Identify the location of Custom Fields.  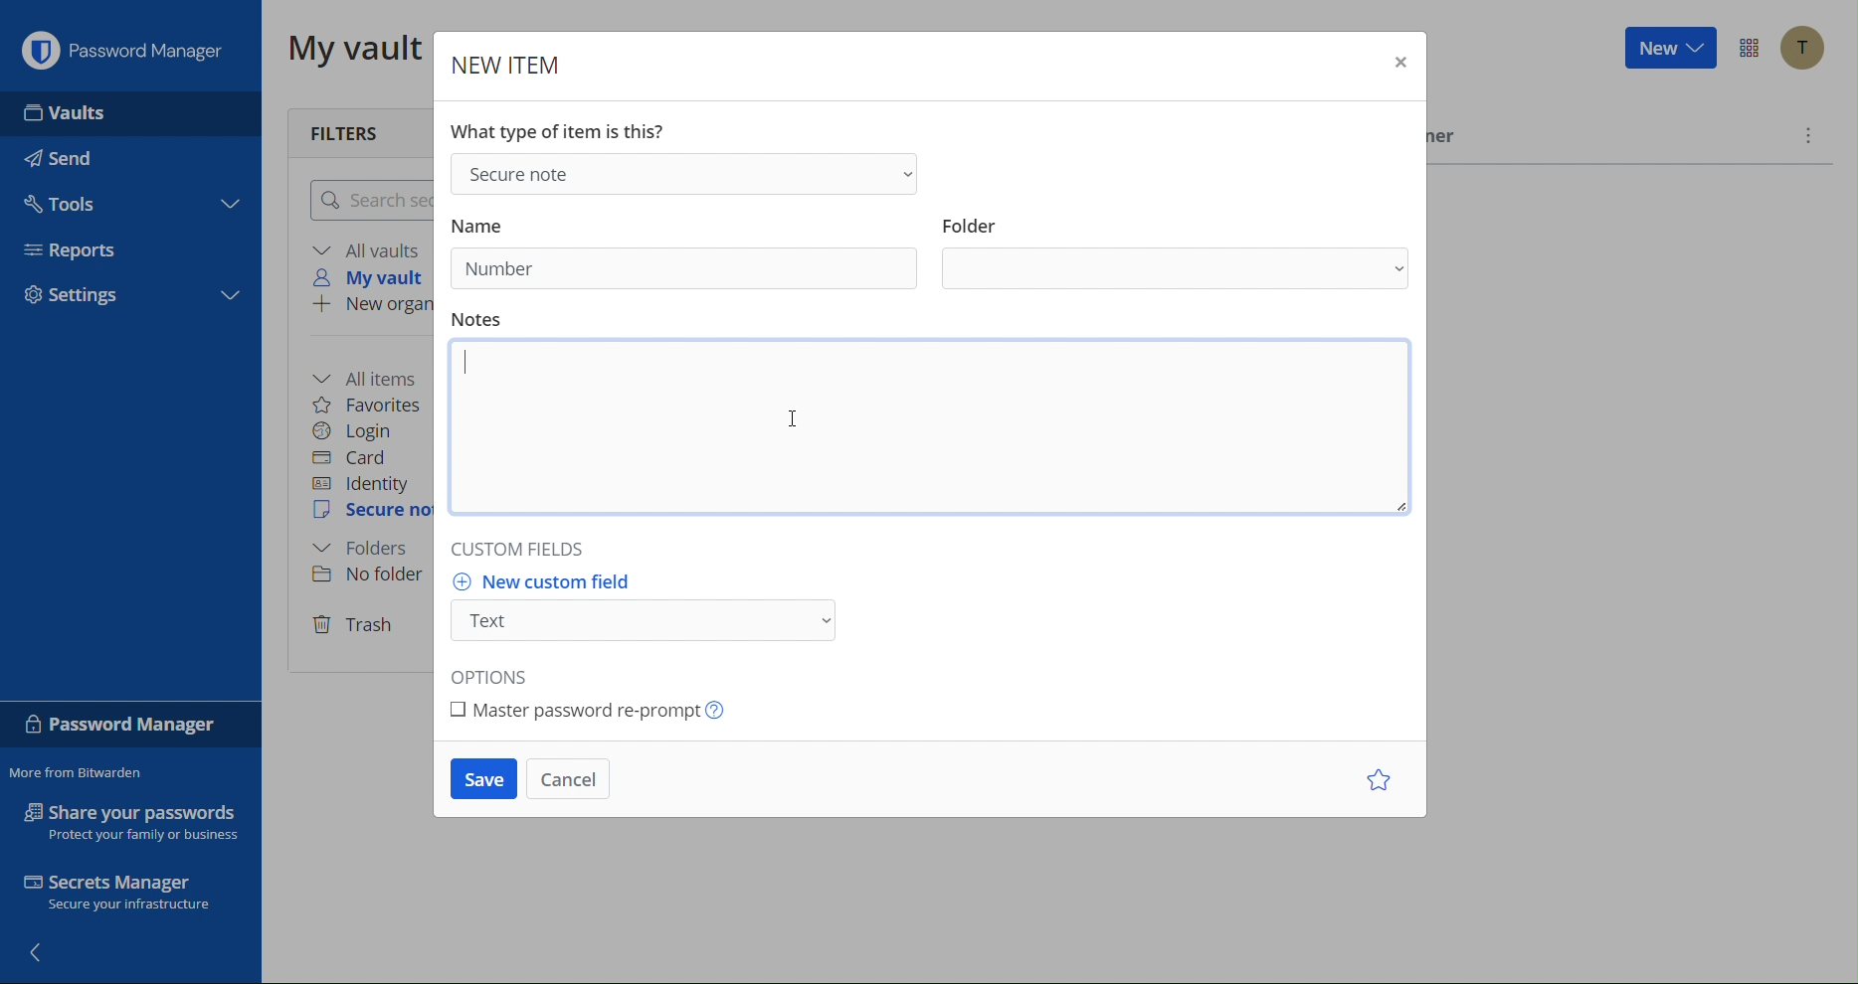
(536, 553).